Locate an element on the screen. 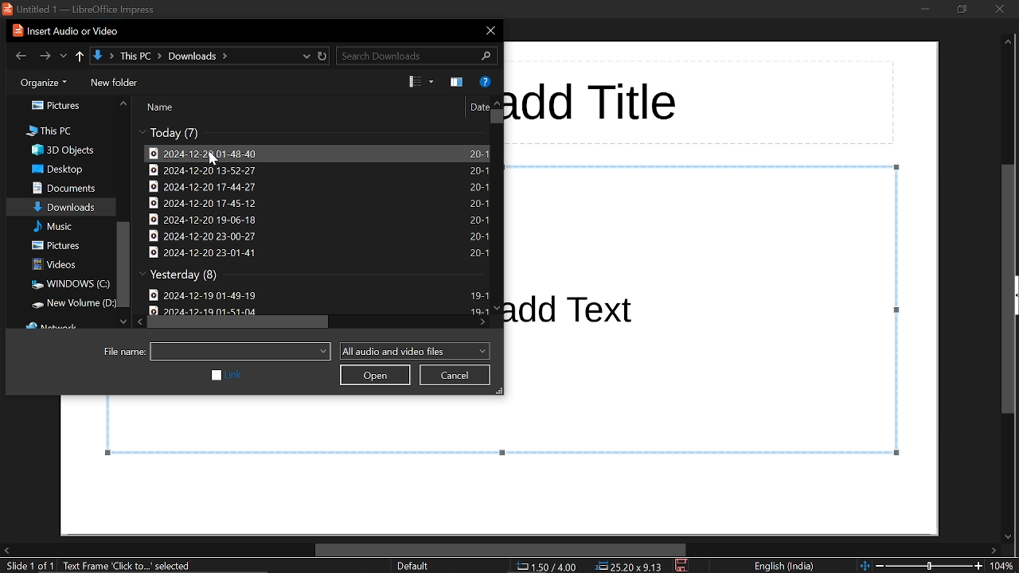  next is located at coordinates (45, 56).